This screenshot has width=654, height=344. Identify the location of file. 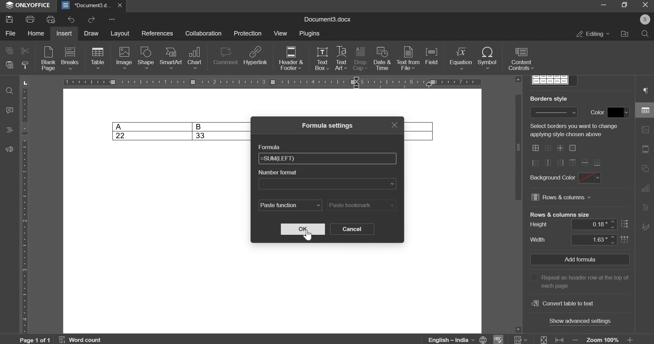
(10, 33).